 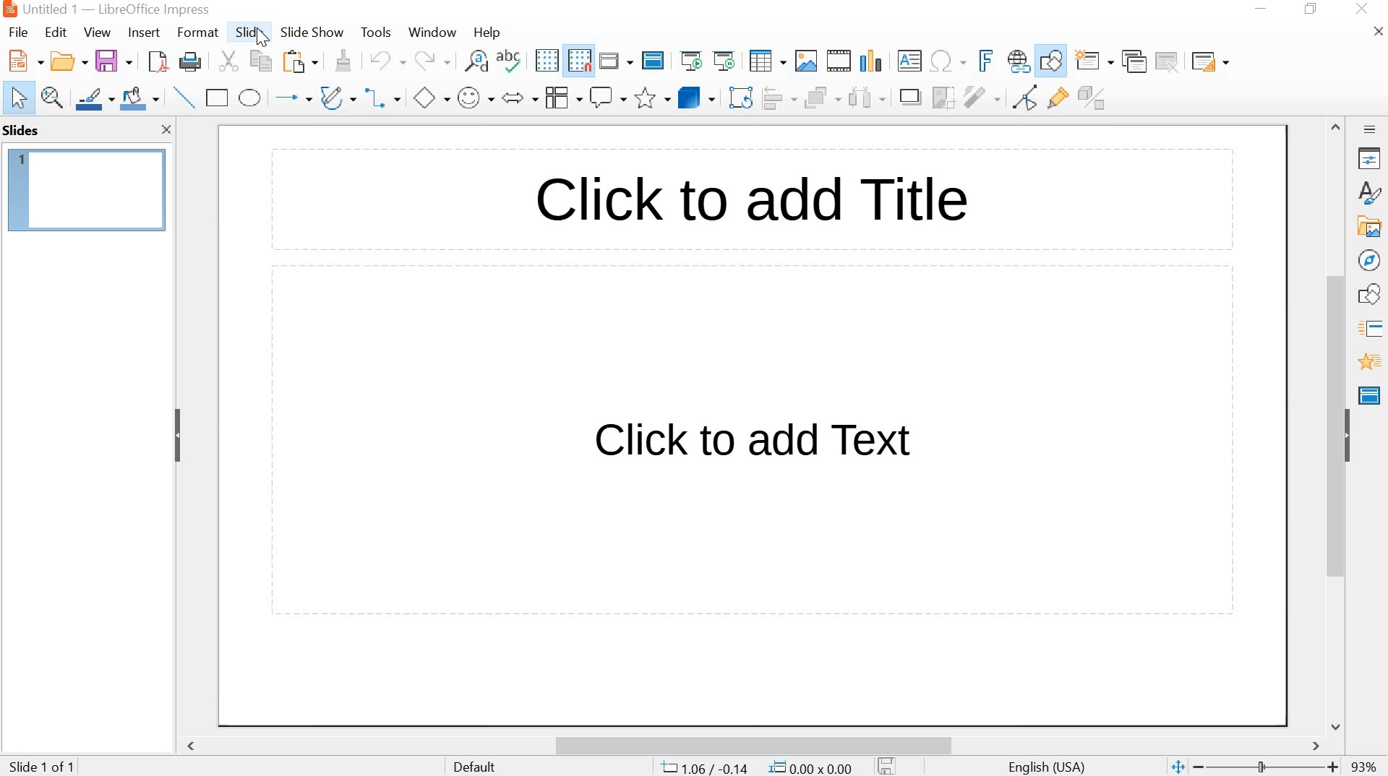 I want to click on SLIDE 1 OF 1, so click(x=45, y=767).